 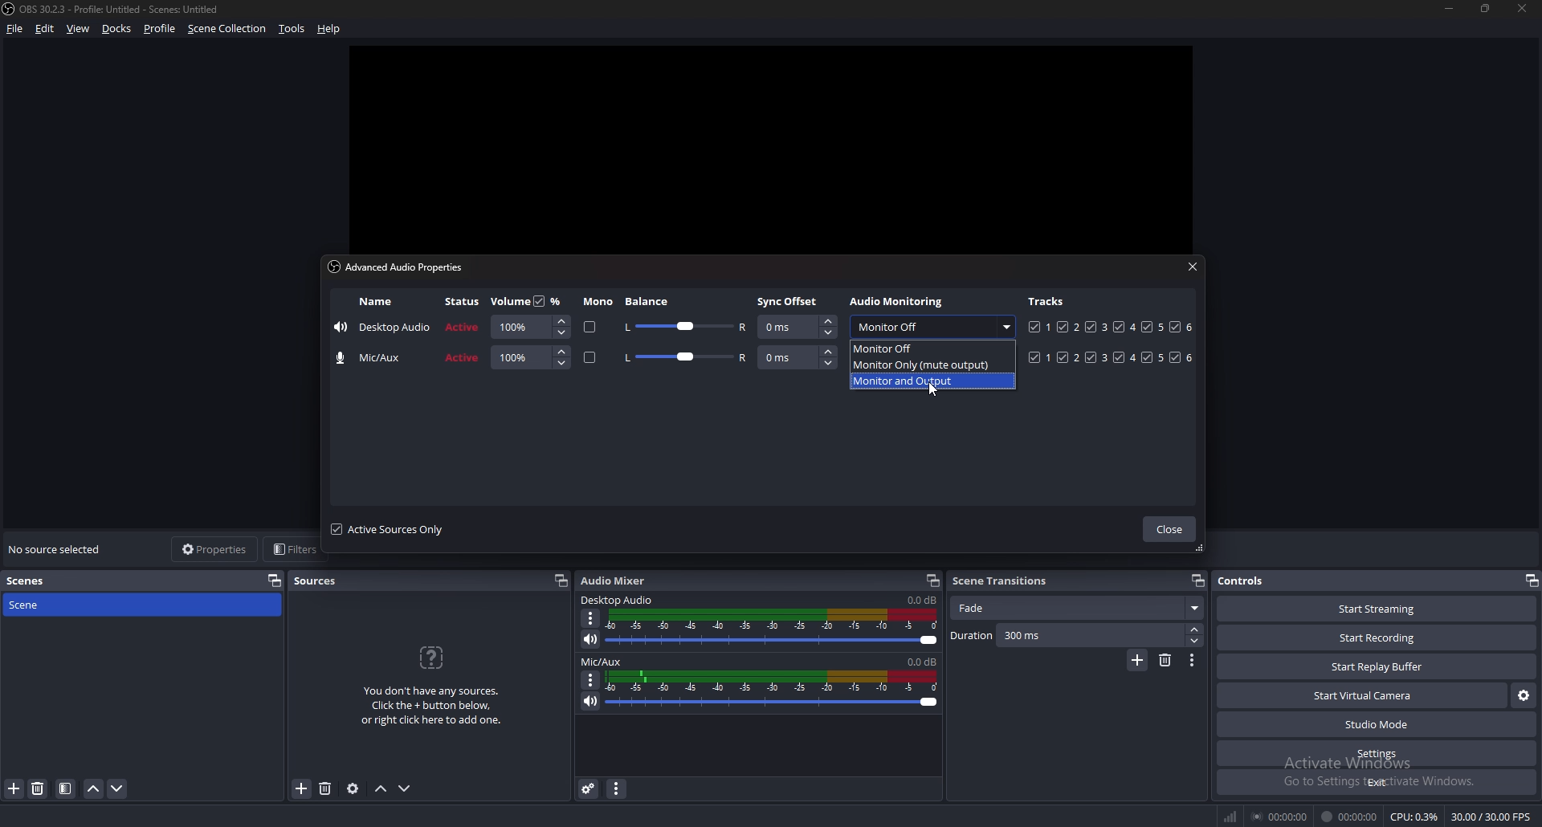 What do you see at coordinates (797, 326) in the screenshot?
I see `sync offset adjust` at bounding box center [797, 326].